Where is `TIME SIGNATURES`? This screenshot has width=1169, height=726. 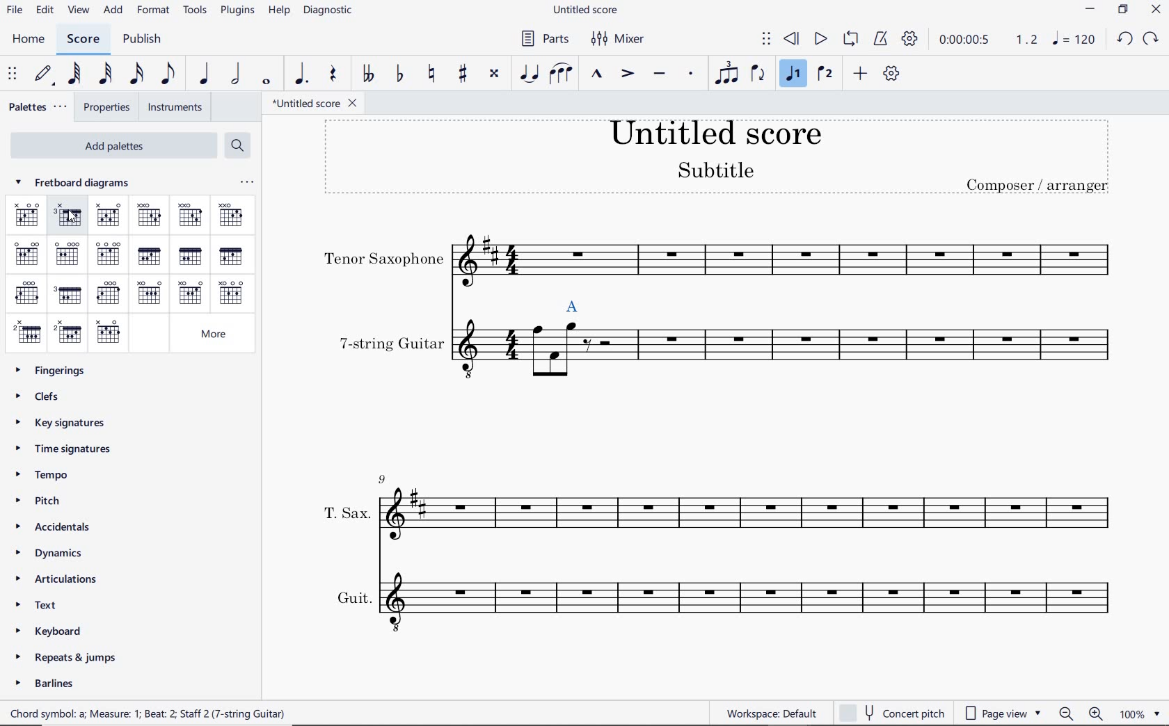
TIME SIGNATURES is located at coordinates (75, 451).